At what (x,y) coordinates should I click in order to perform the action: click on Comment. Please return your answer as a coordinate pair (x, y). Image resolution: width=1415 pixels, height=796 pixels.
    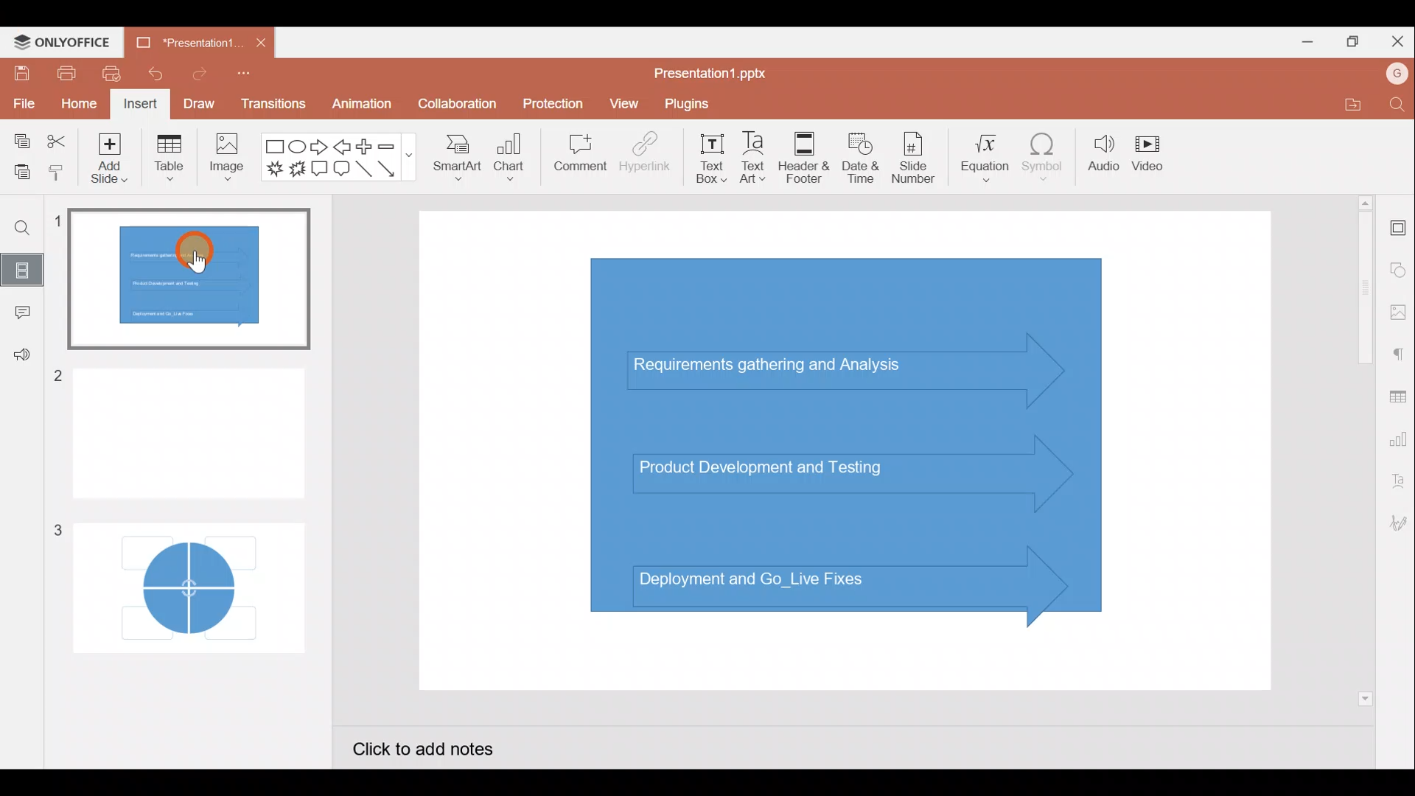
    Looking at the image, I should click on (18, 313).